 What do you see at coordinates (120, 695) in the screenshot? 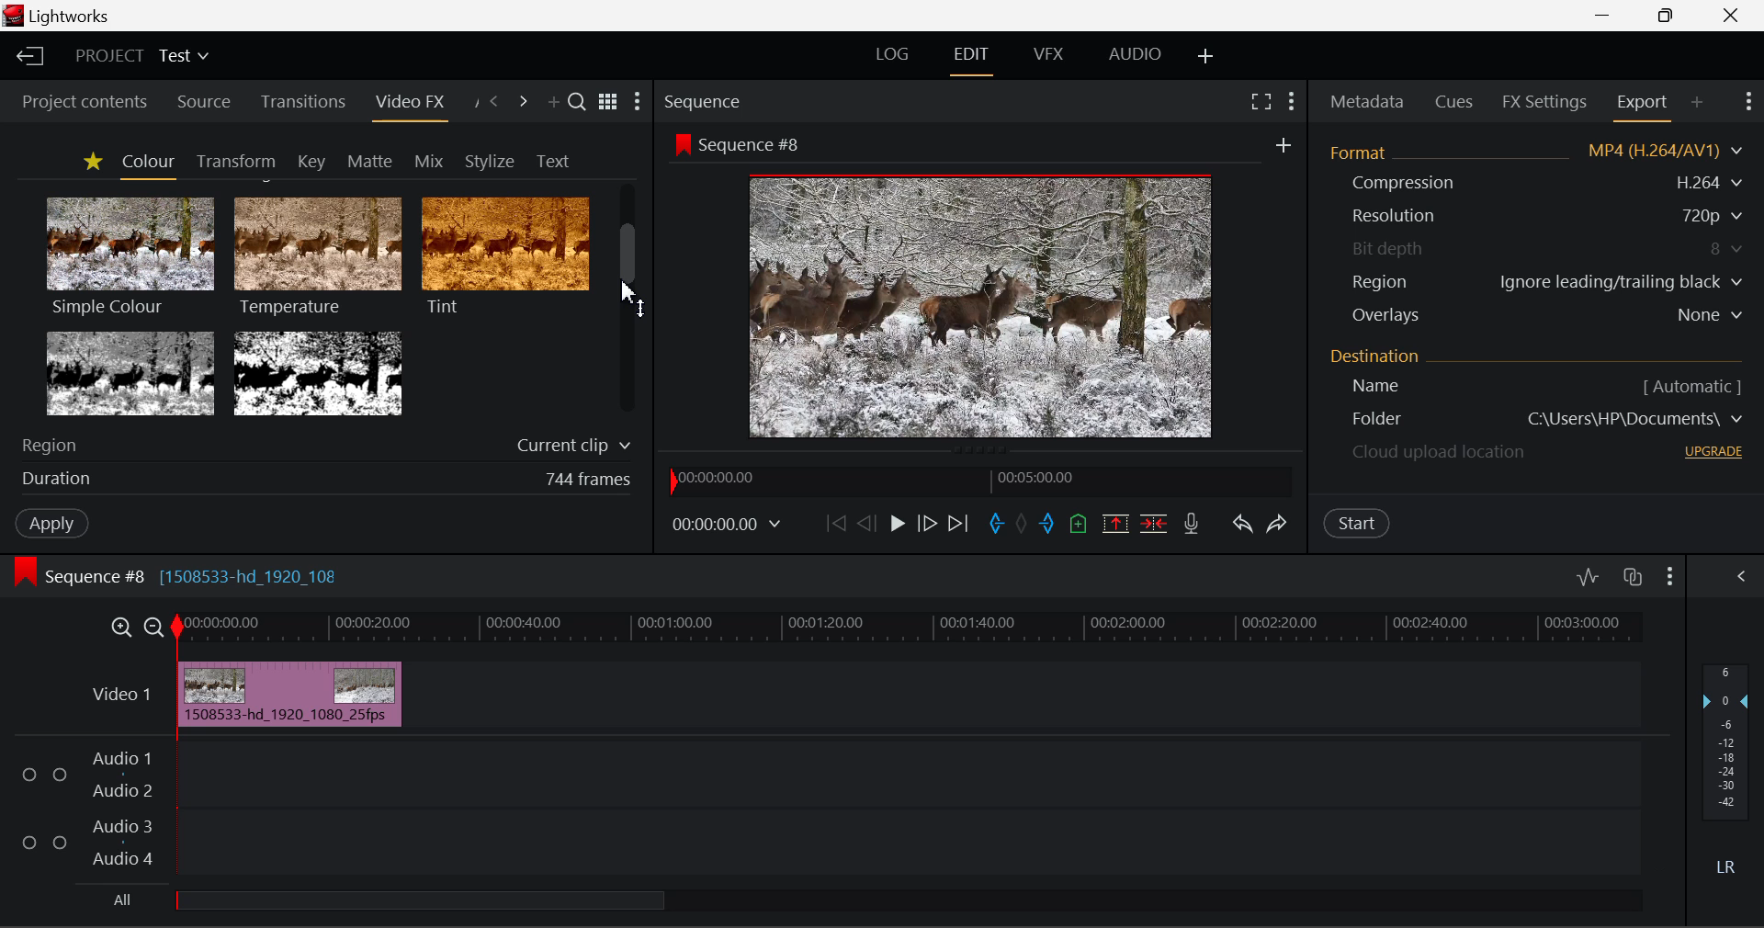
I see `Video 1` at bounding box center [120, 695].